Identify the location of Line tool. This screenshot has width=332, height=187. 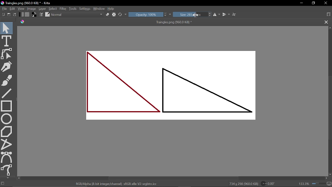
(8, 94).